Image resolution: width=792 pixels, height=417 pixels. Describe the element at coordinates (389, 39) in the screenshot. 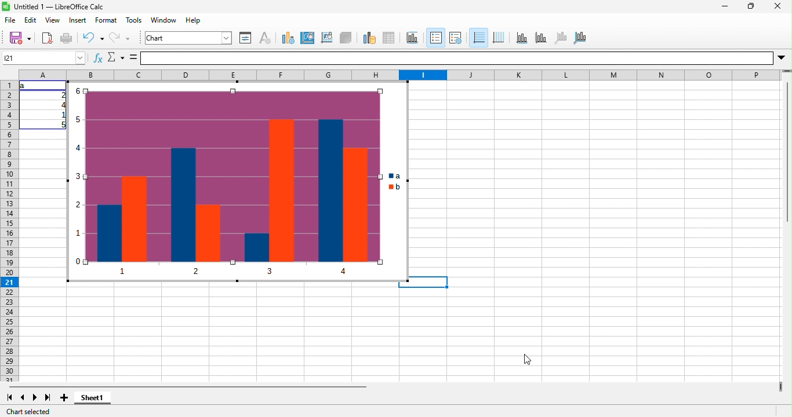

I see `data table` at that location.